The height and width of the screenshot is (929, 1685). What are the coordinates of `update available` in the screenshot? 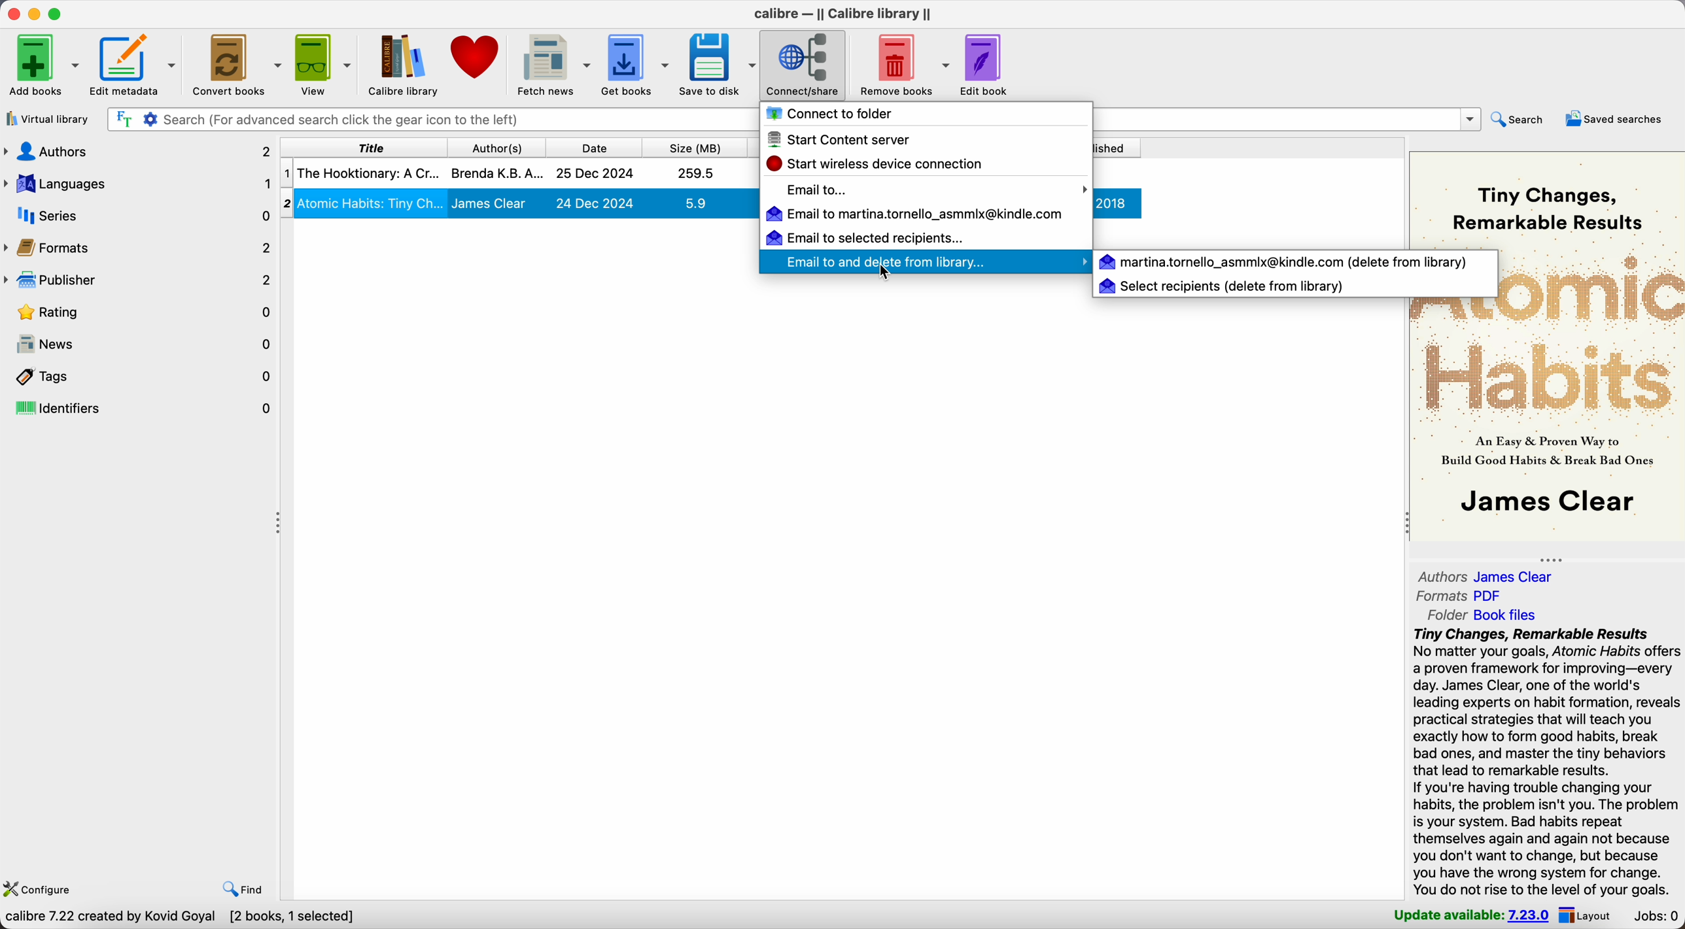 It's located at (1472, 916).